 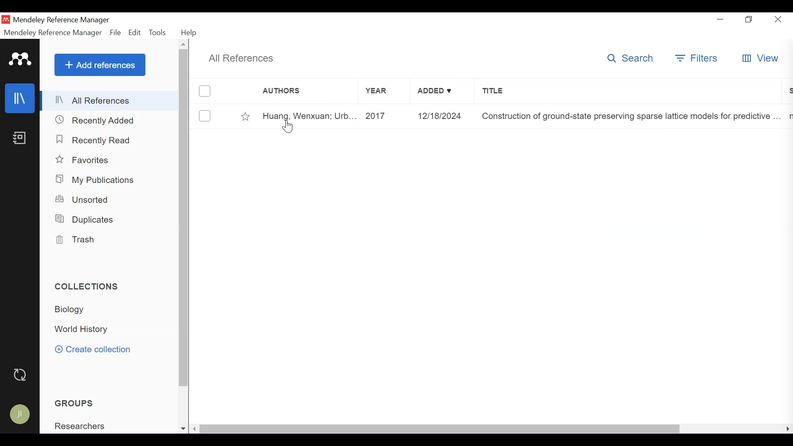 What do you see at coordinates (633, 58) in the screenshot?
I see `Search` at bounding box center [633, 58].